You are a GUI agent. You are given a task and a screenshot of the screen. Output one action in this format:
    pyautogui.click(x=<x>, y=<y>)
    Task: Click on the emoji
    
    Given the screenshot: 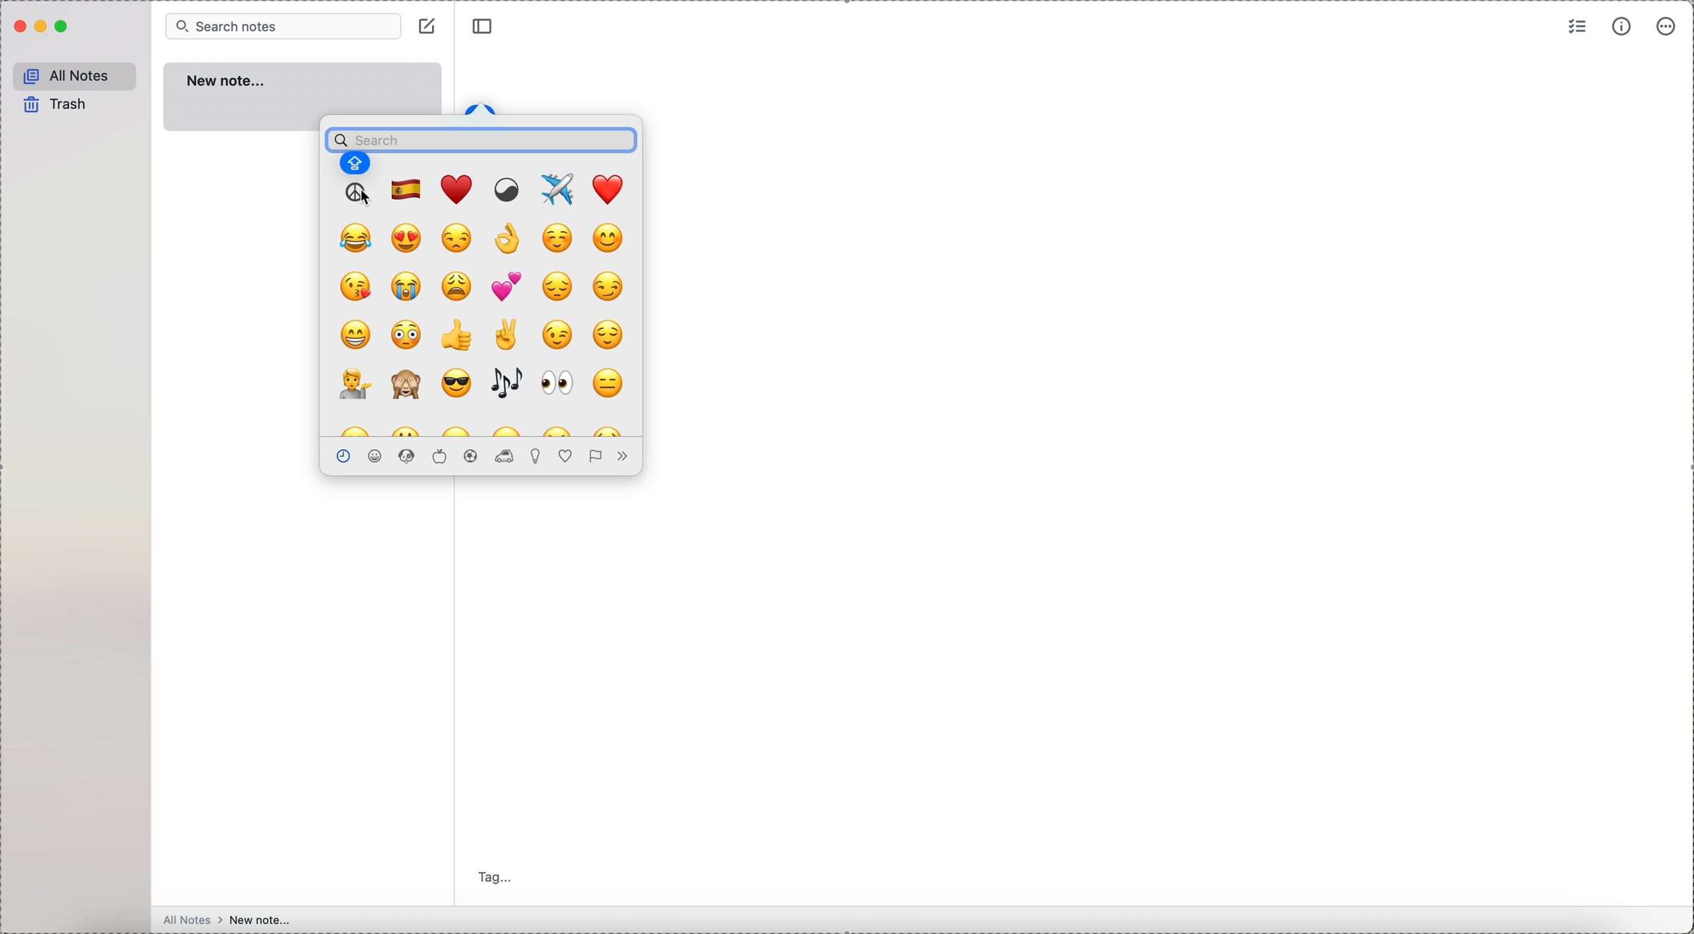 What is the action you would take?
    pyautogui.click(x=506, y=335)
    